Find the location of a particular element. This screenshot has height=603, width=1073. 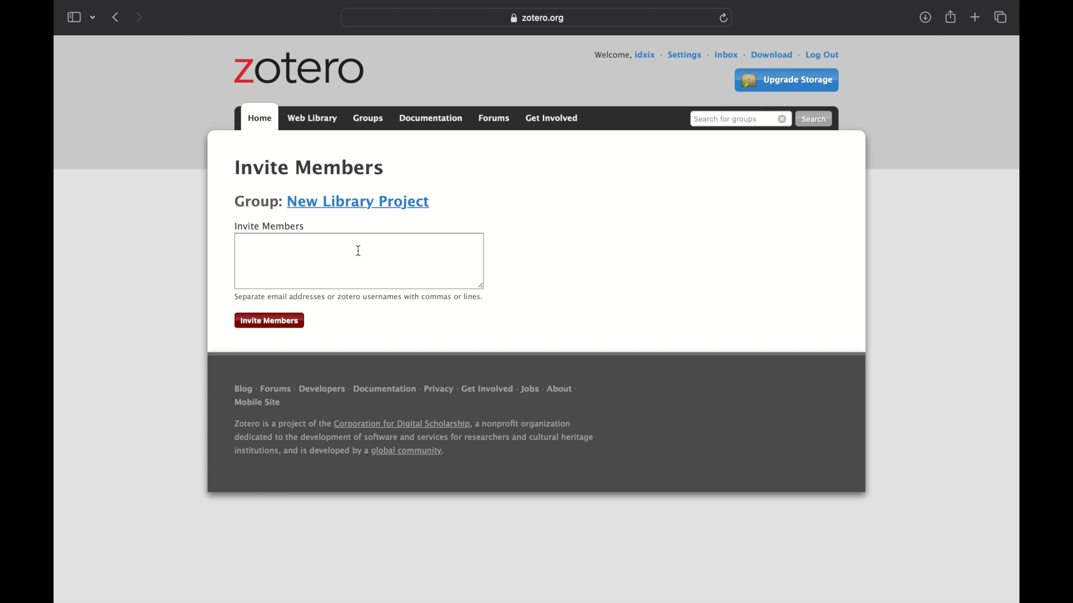

search button is located at coordinates (814, 119).